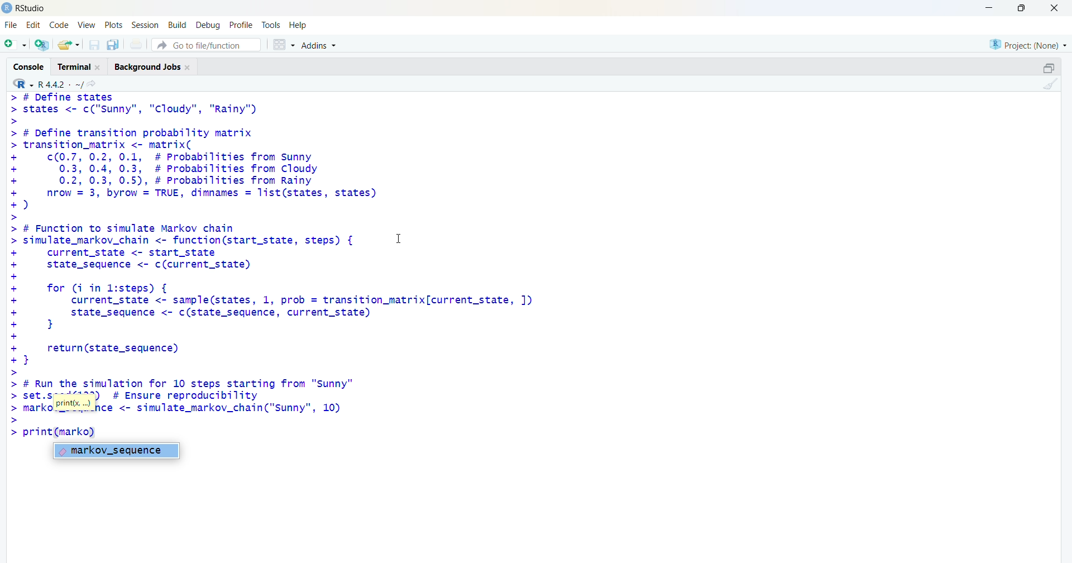 The image size is (1072, 563). What do you see at coordinates (1051, 84) in the screenshot?
I see `clear console` at bounding box center [1051, 84].